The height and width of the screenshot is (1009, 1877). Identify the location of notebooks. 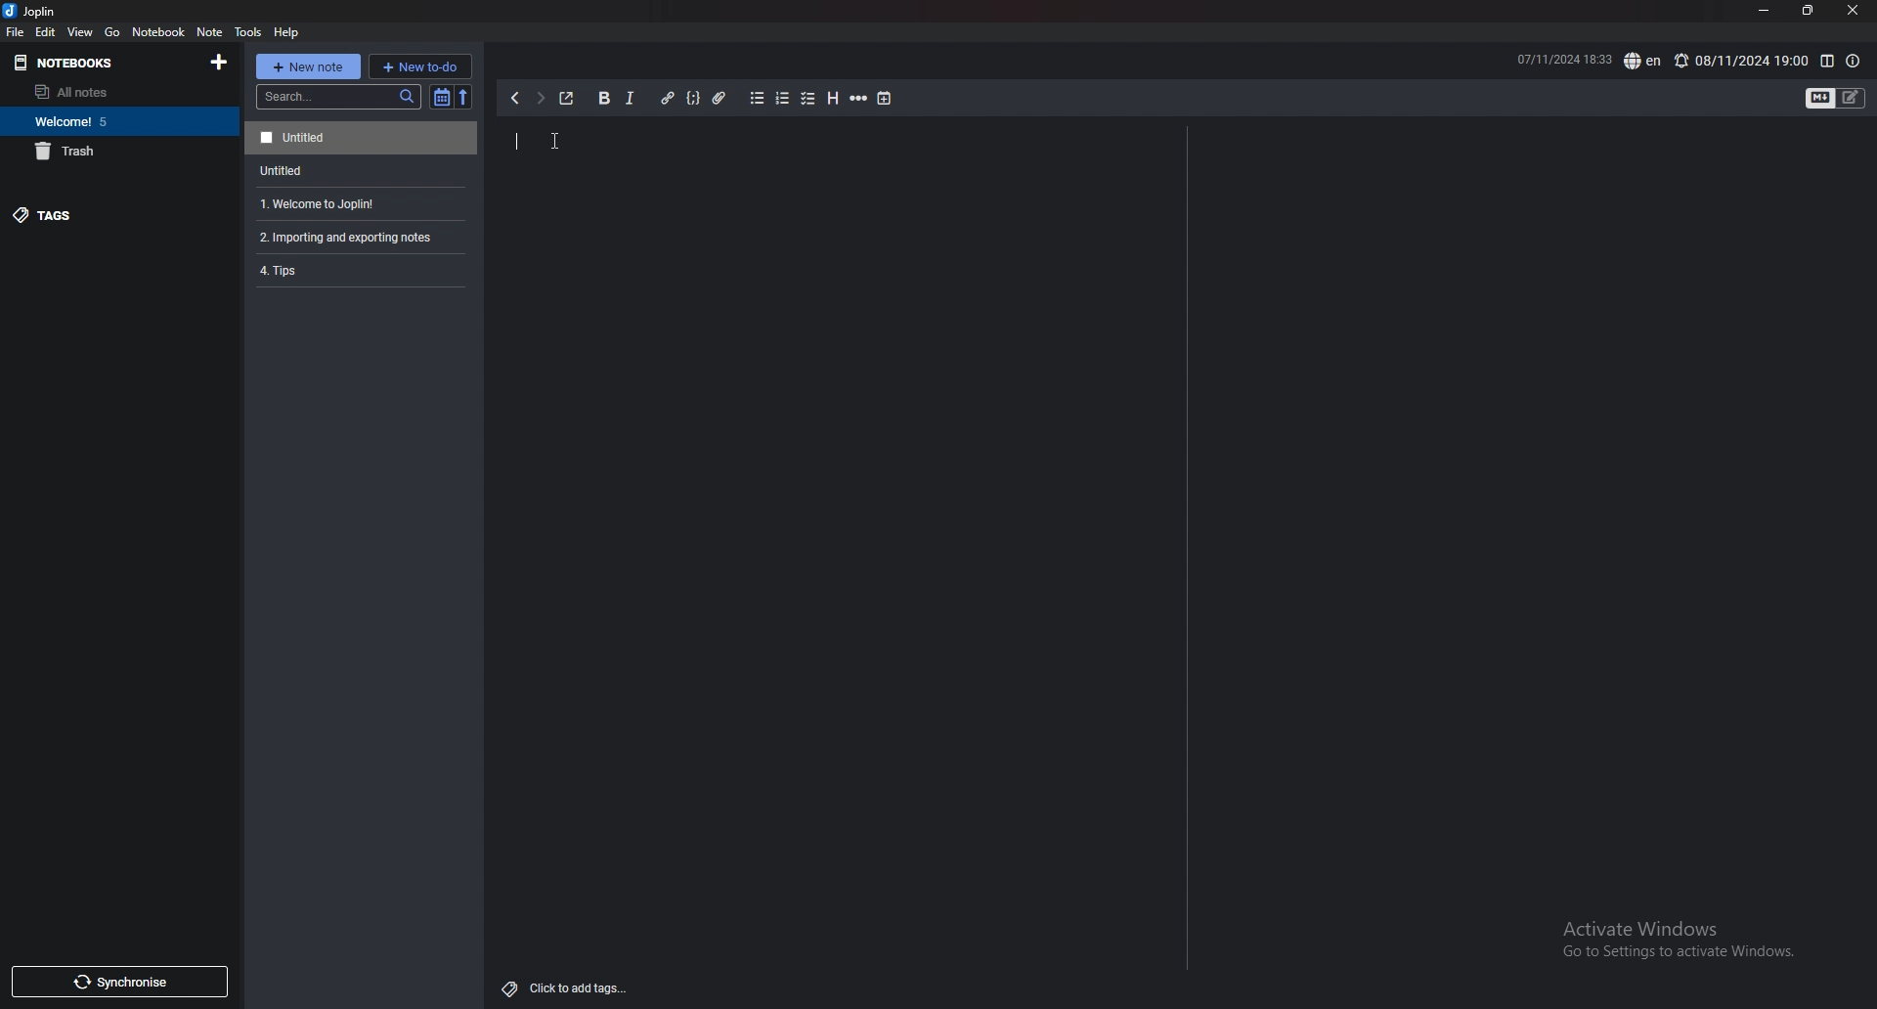
(90, 64).